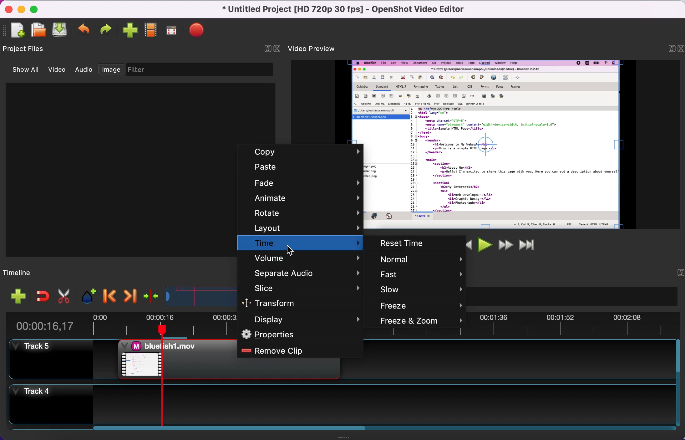  I want to click on minimize, so click(23, 10).